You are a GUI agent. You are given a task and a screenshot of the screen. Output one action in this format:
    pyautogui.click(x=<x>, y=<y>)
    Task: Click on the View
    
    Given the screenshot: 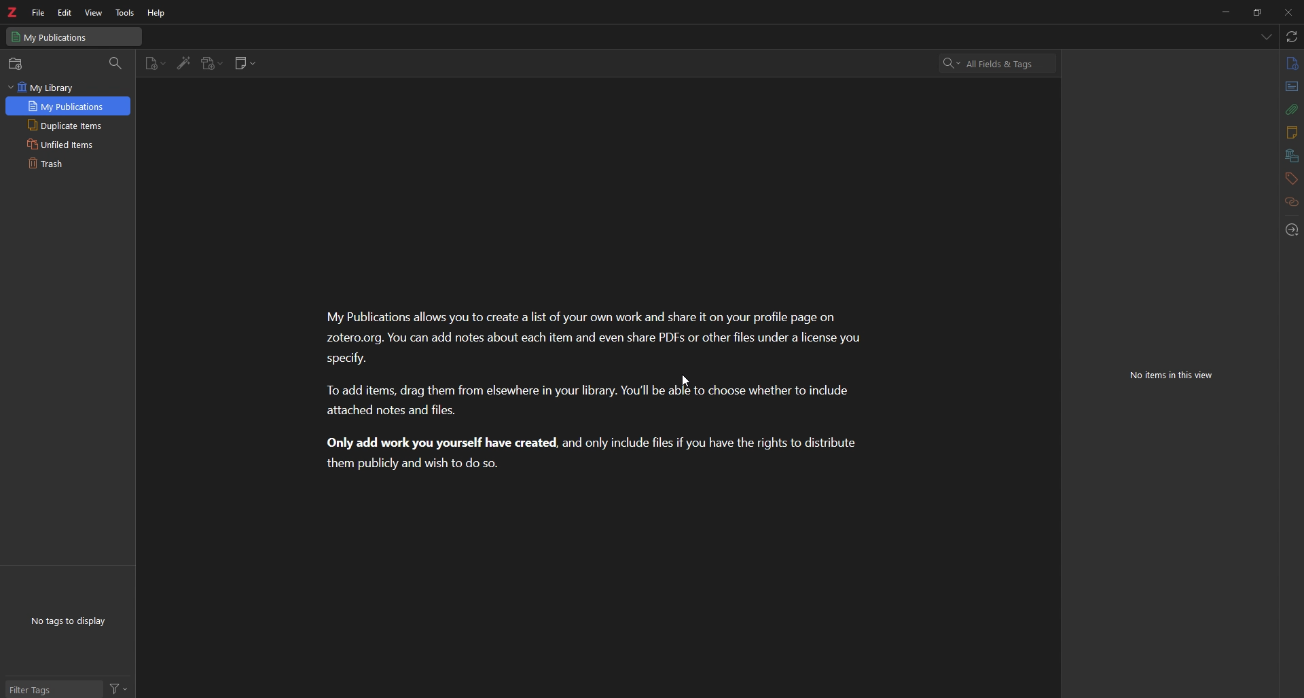 What is the action you would take?
    pyautogui.click(x=94, y=12)
    